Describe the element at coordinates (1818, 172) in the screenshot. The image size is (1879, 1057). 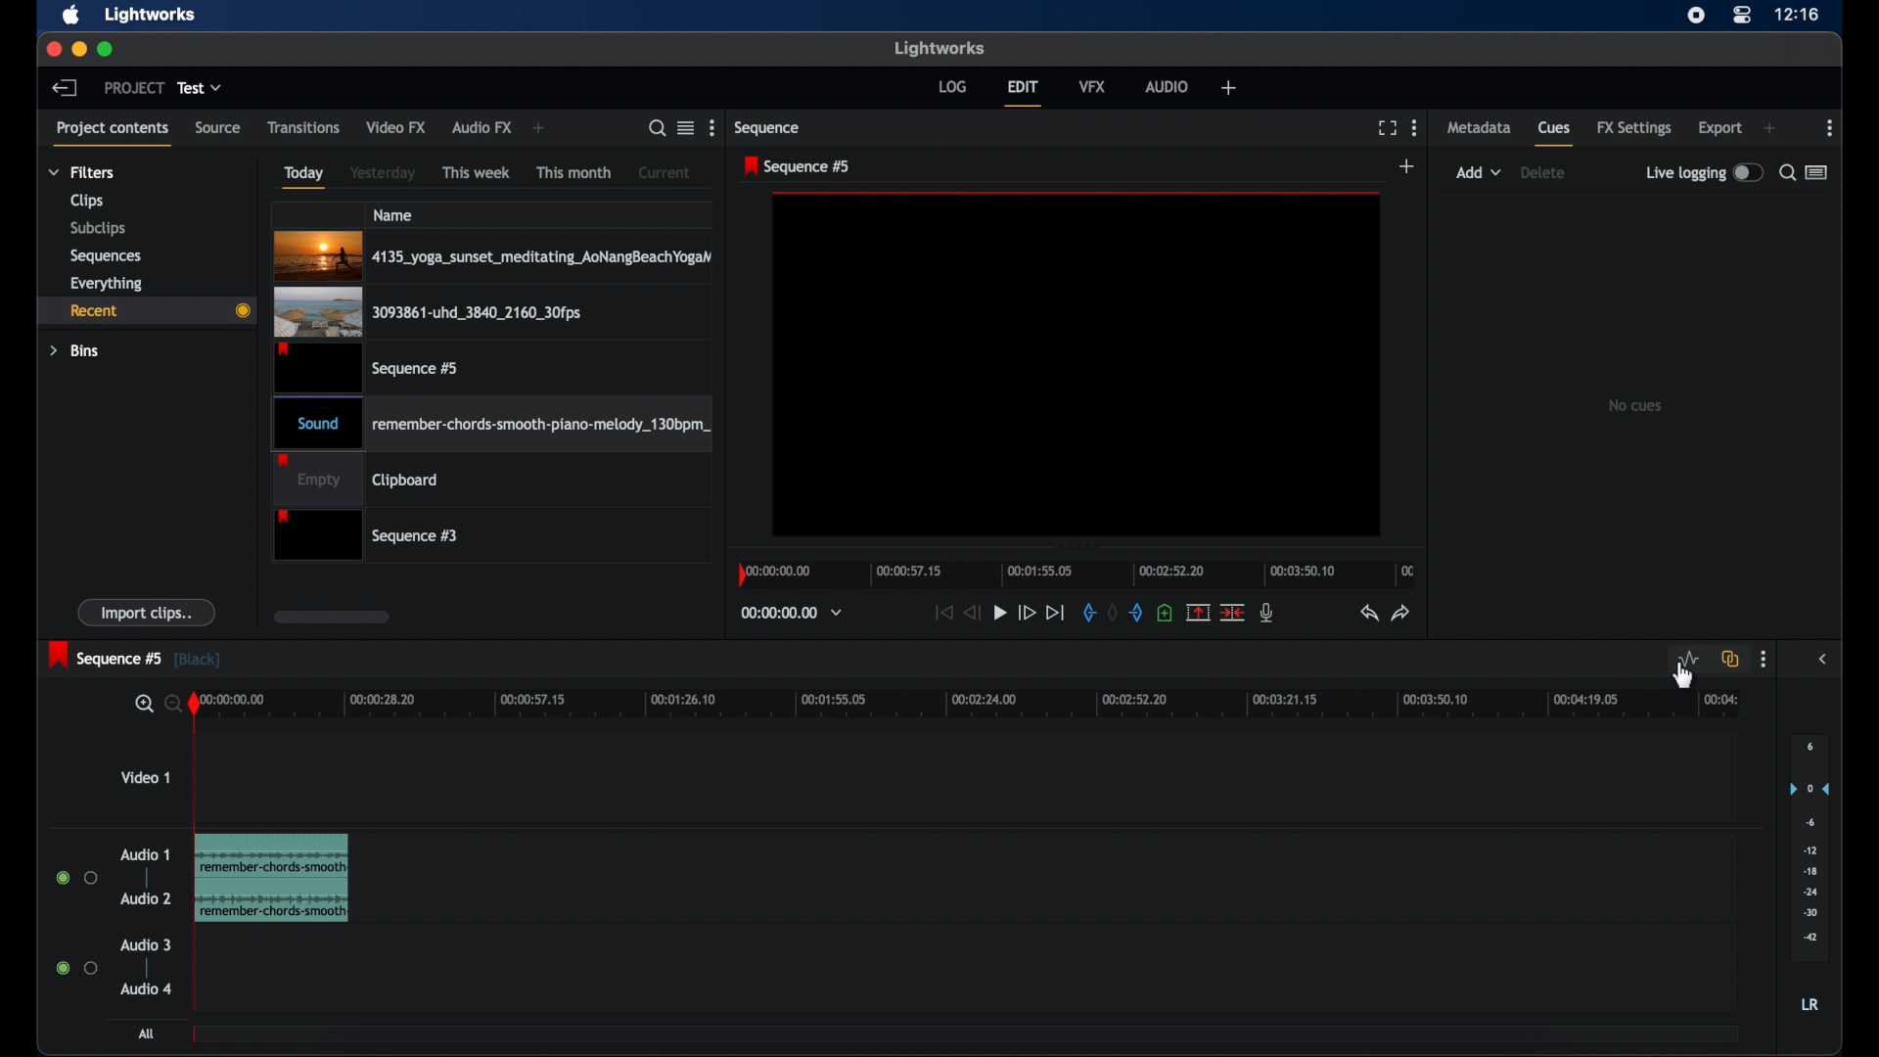
I see `toggle list or logger view` at that location.